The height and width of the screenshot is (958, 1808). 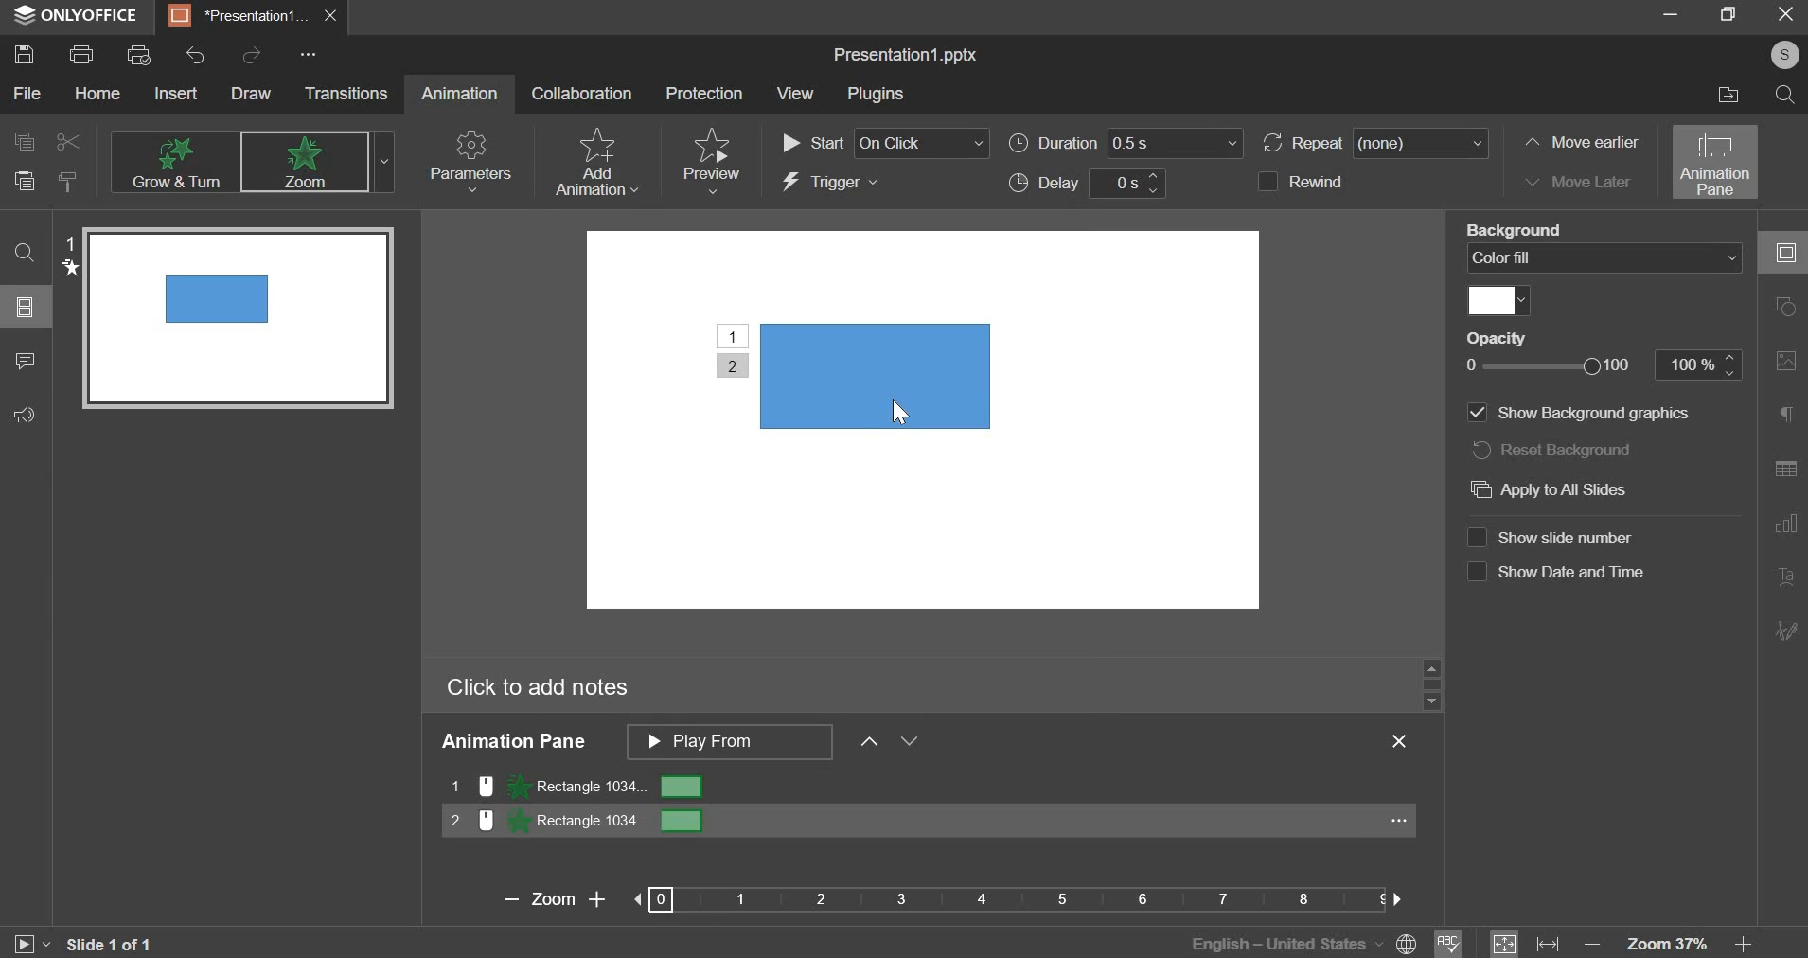 What do you see at coordinates (25, 182) in the screenshot?
I see `paste` at bounding box center [25, 182].